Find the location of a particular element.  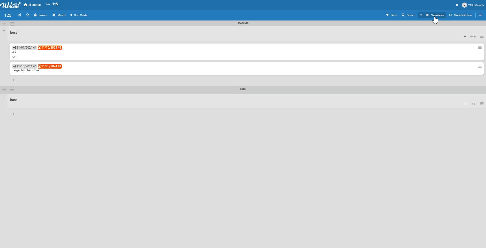

Search is located at coordinates (409, 15).